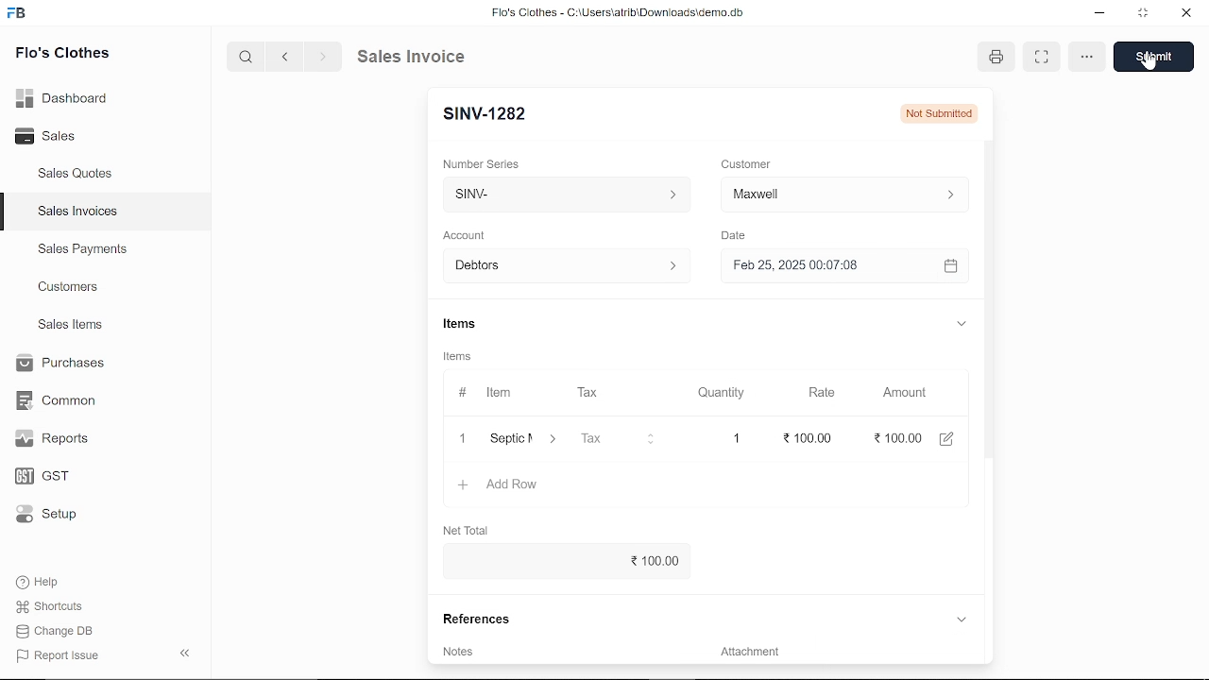 This screenshot has width=1209, height=680. Describe the element at coordinates (992, 307) in the screenshot. I see `vertical scrollbar` at that location.